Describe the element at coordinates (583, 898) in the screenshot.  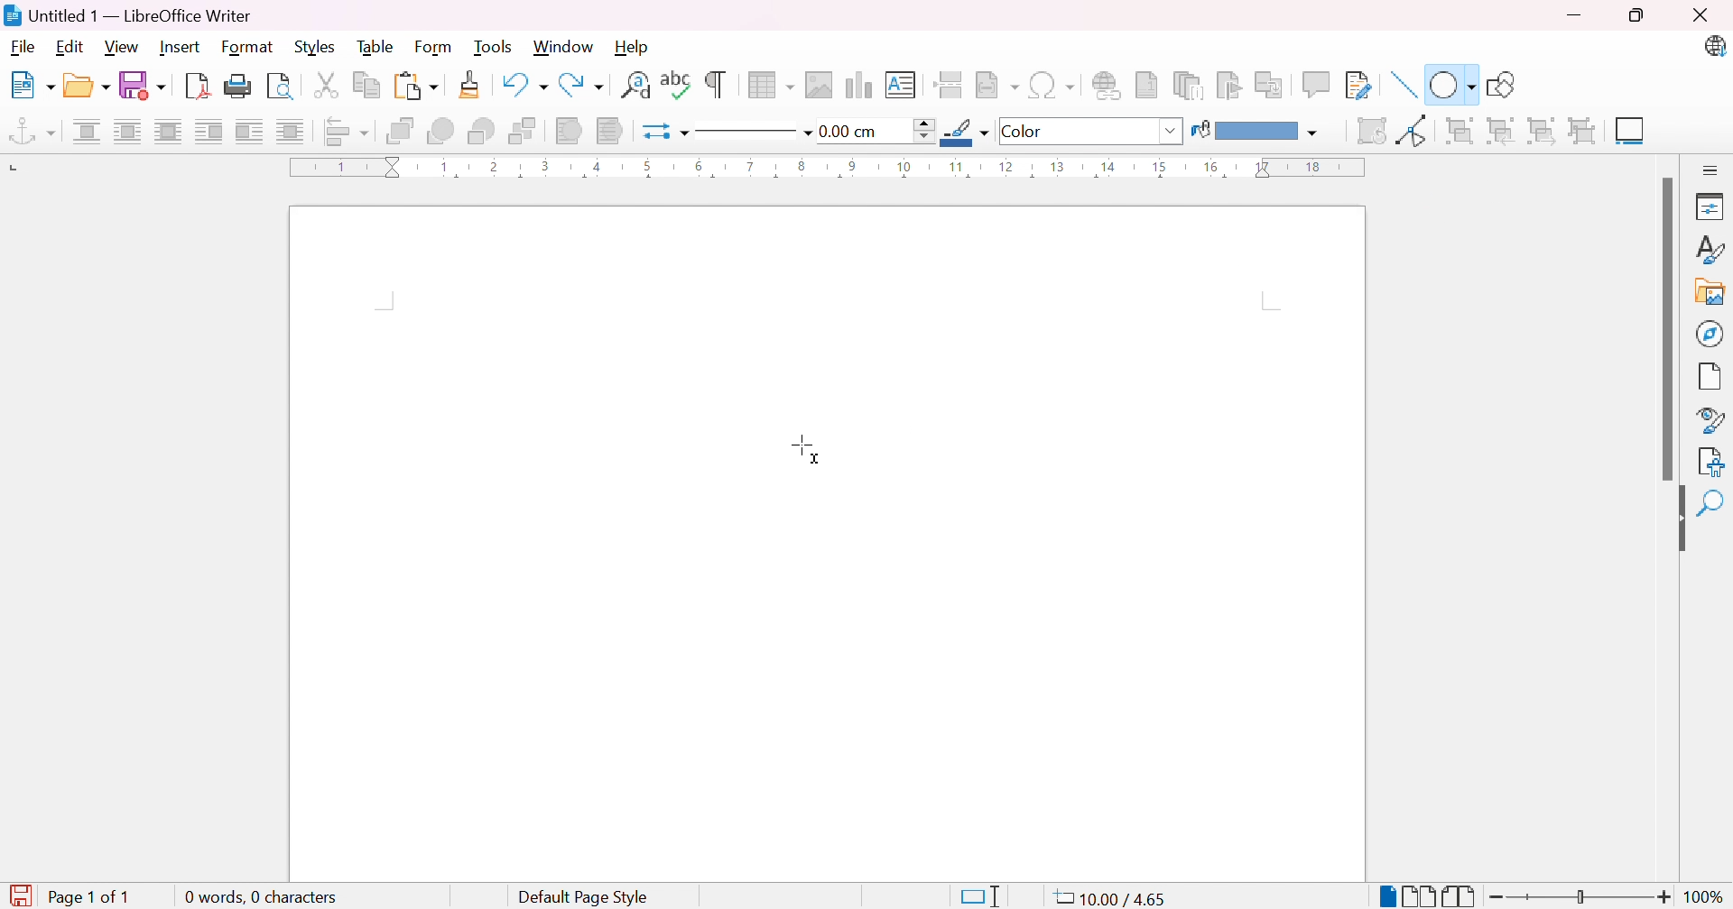
I see `Default Page Style` at that location.